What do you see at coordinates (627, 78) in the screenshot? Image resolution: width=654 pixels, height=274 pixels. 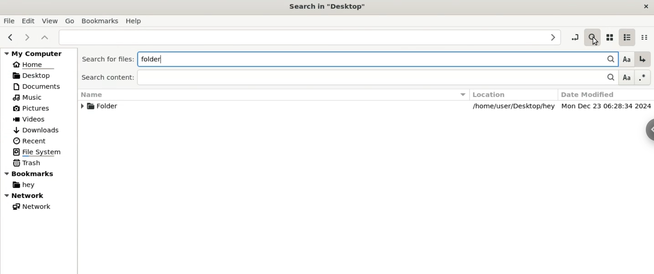 I see `Font` at bounding box center [627, 78].